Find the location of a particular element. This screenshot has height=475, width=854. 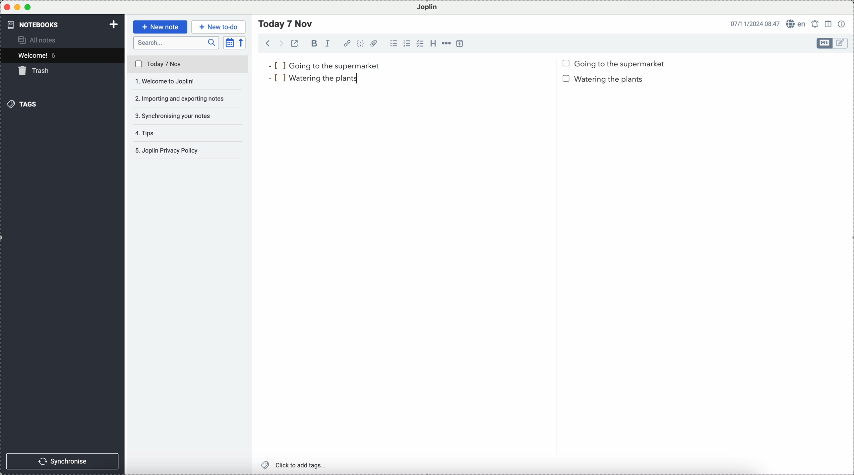

bulleted list is located at coordinates (394, 43).